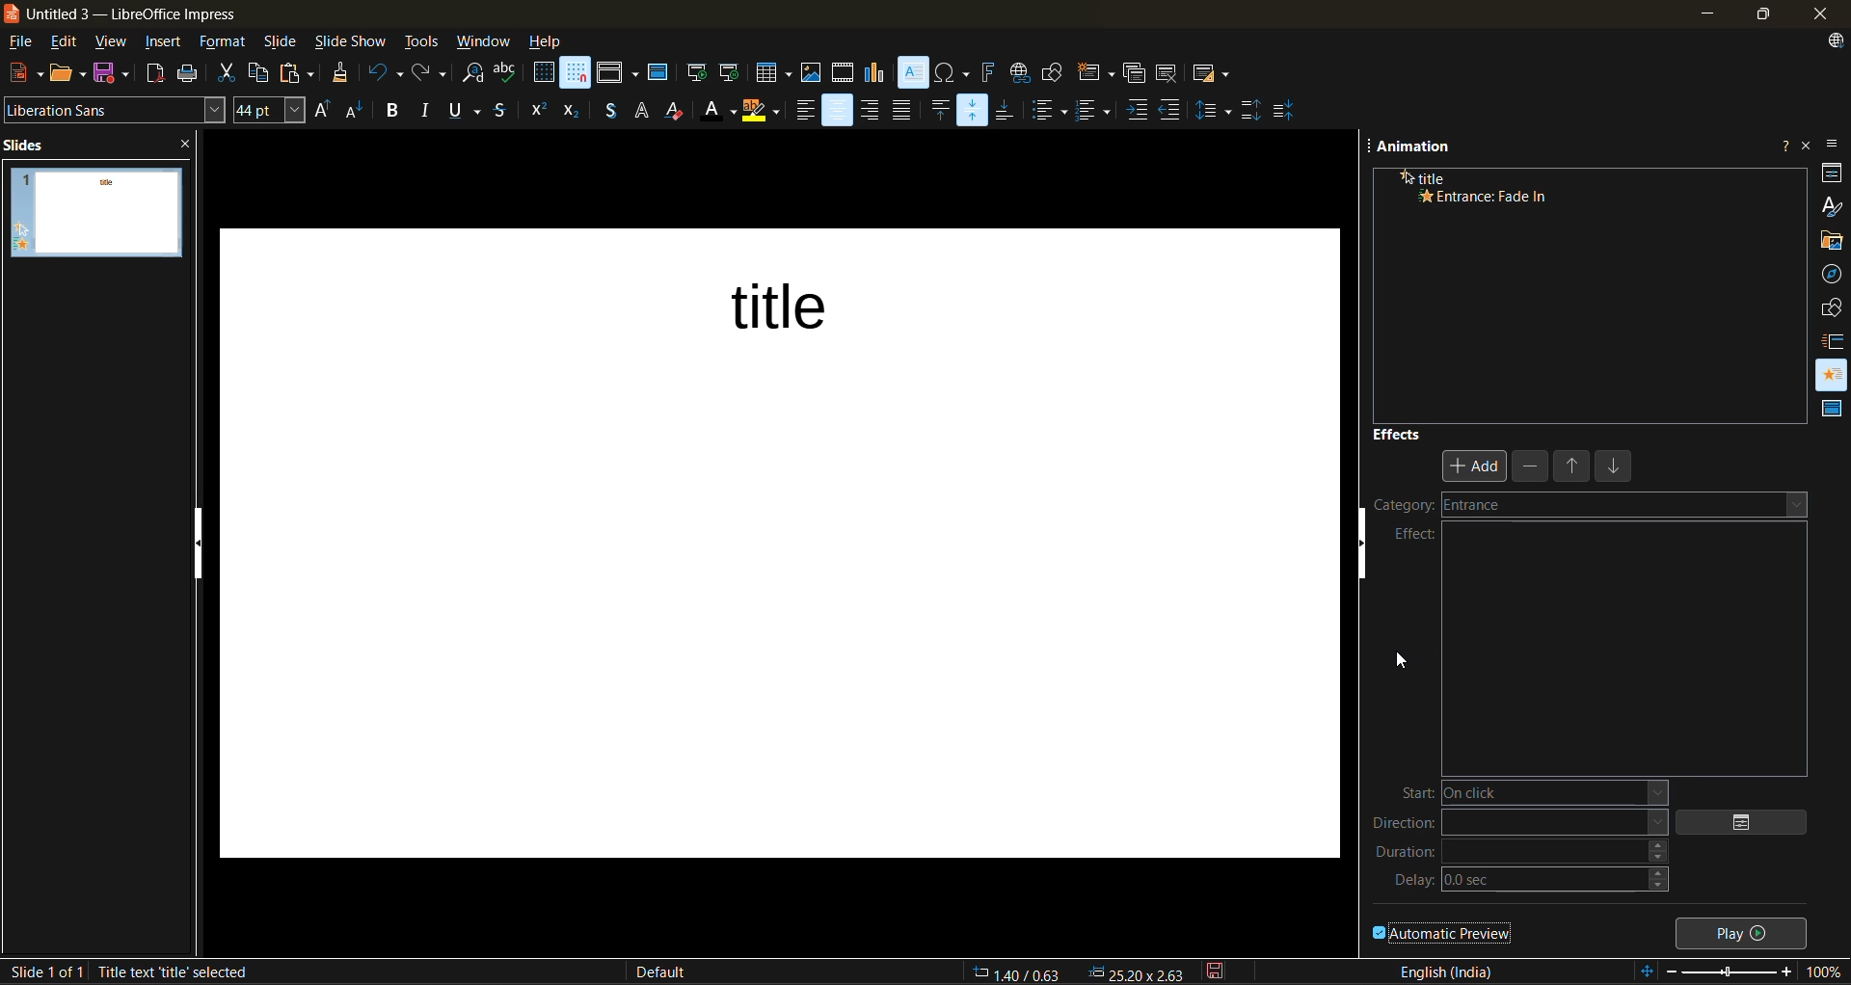 This screenshot has height=985, width=1851. What do you see at coordinates (1833, 241) in the screenshot?
I see `gallery` at bounding box center [1833, 241].